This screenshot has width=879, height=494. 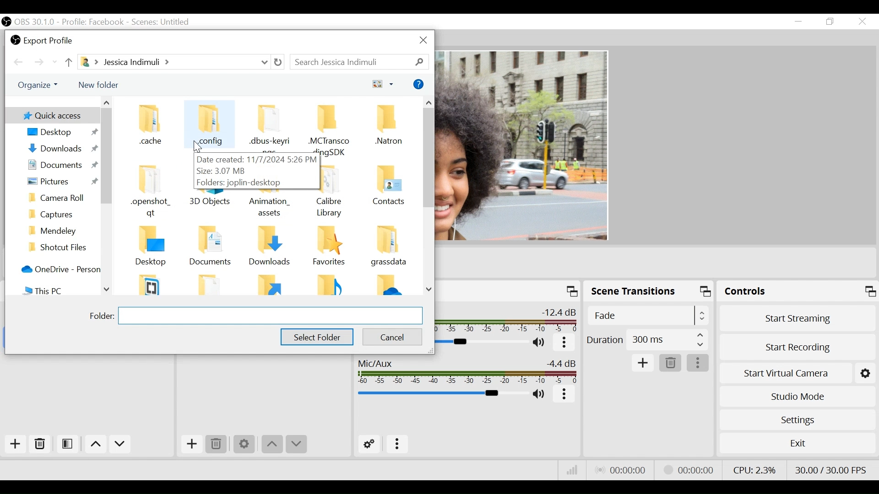 What do you see at coordinates (798, 397) in the screenshot?
I see `Studio Mode` at bounding box center [798, 397].